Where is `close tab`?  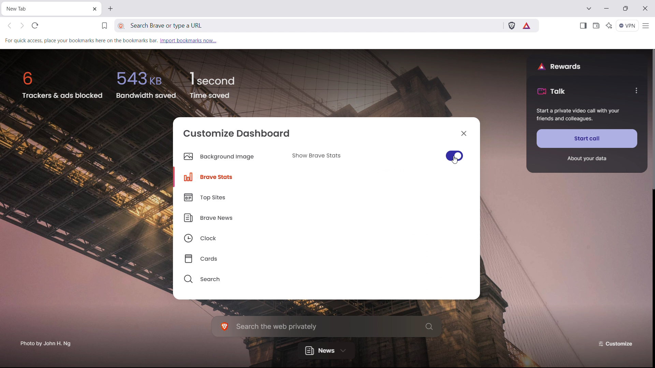
close tab is located at coordinates (94, 10).